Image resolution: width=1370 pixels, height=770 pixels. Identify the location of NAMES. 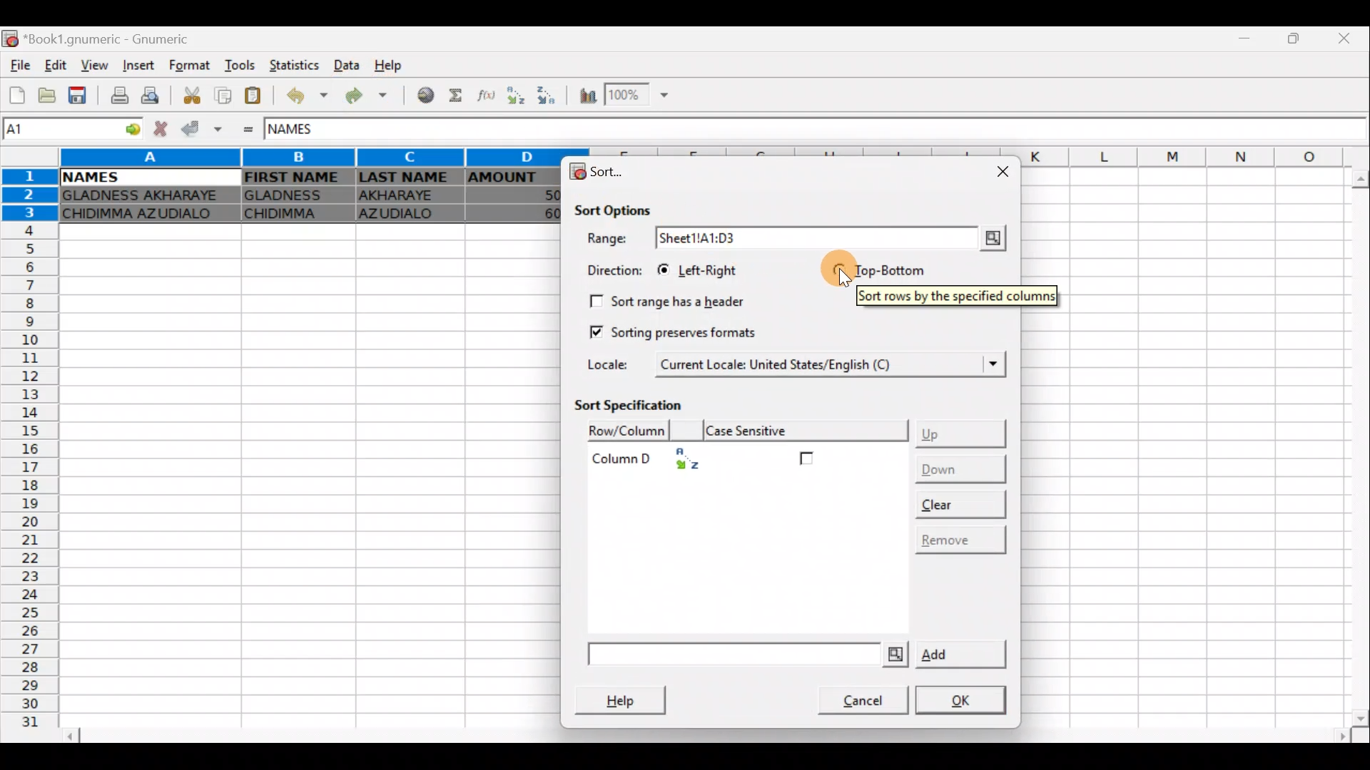
(89, 178).